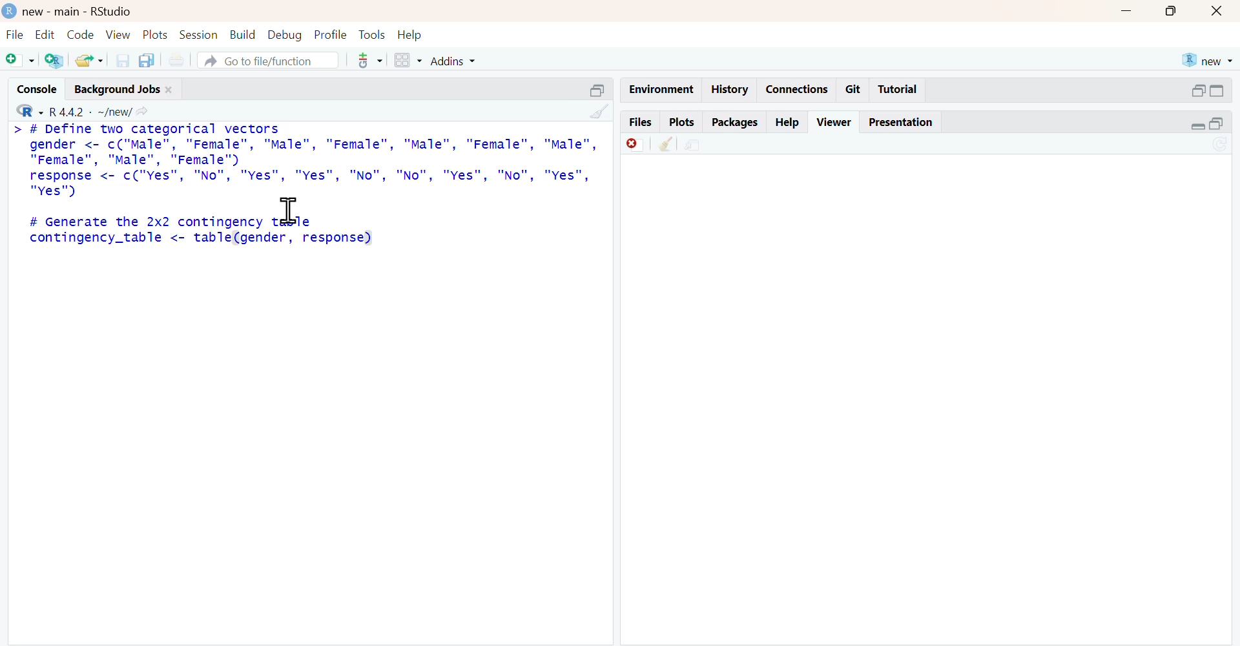 This screenshot has height=646, width=1240. I want to click on Sync, so click(1221, 143).